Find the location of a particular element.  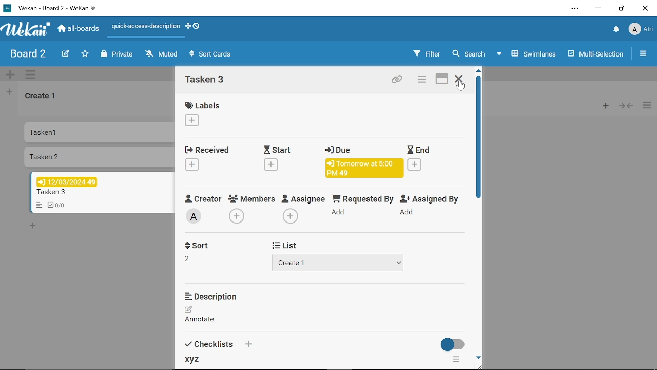

Labels is located at coordinates (201, 105).